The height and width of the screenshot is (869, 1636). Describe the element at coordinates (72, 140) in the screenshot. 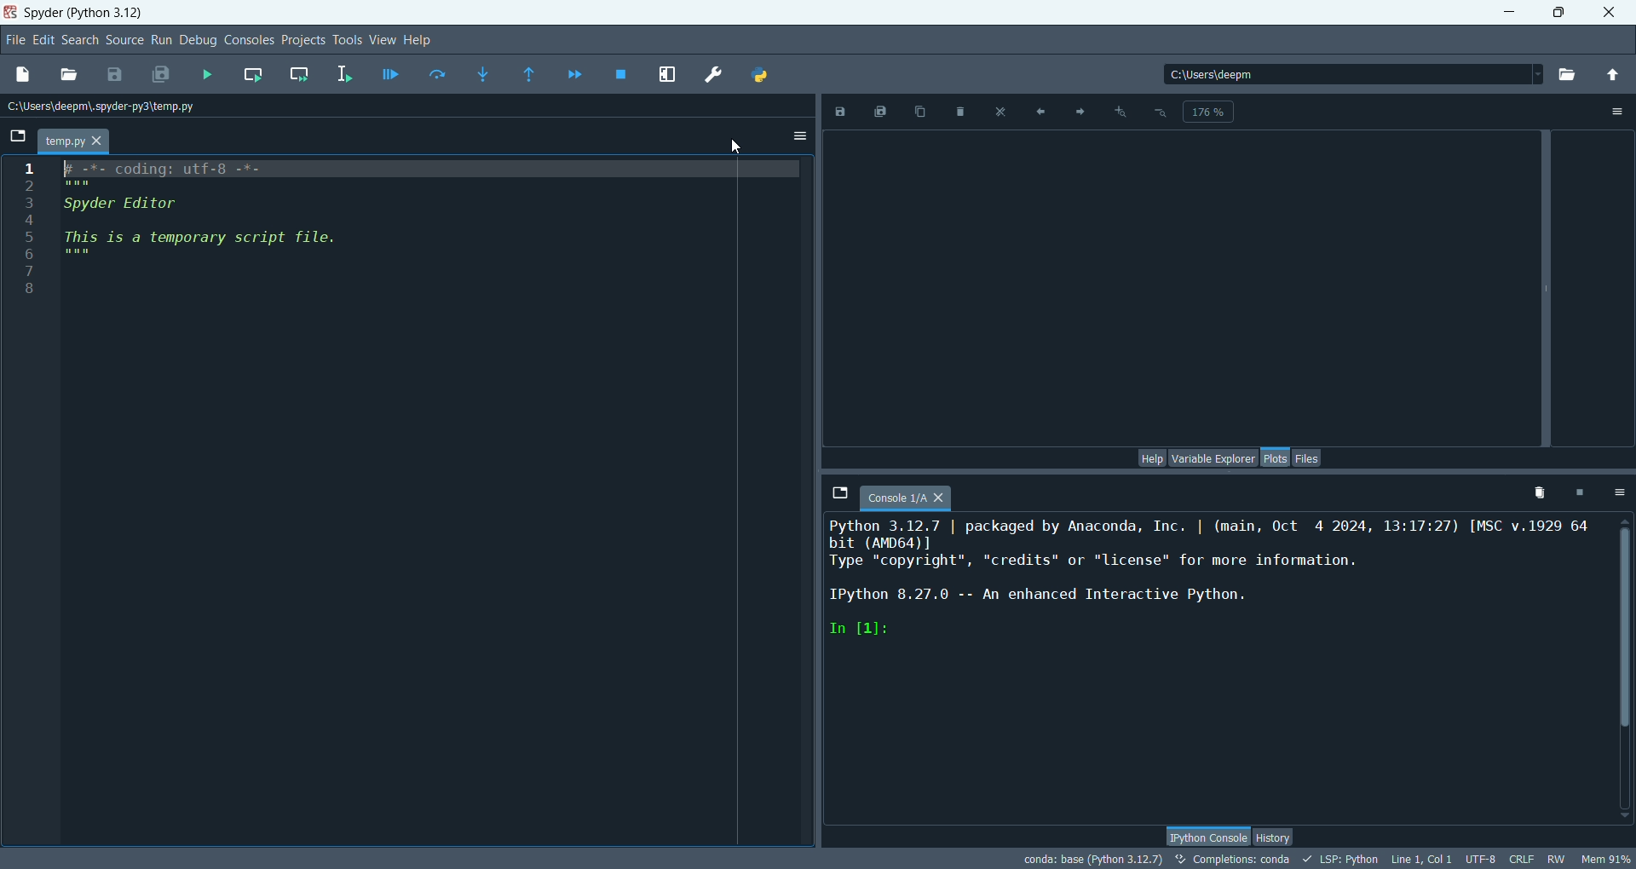

I see `temp.py` at that location.